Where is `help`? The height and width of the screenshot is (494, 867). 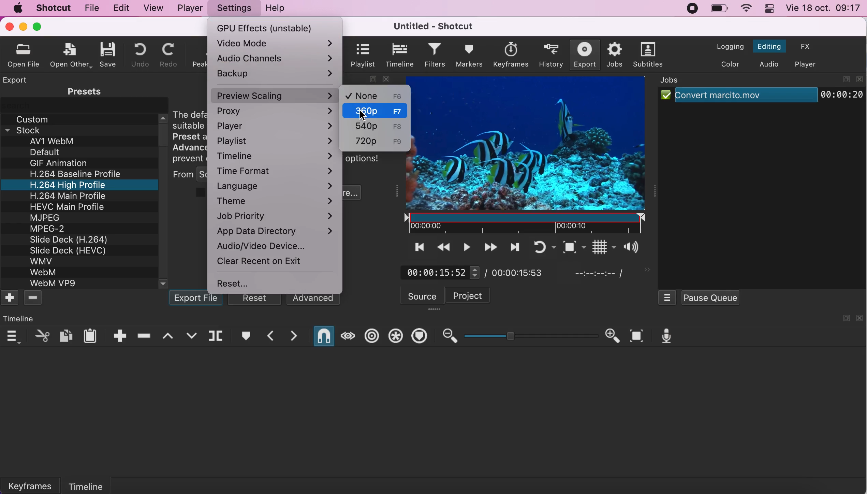
help is located at coordinates (276, 9).